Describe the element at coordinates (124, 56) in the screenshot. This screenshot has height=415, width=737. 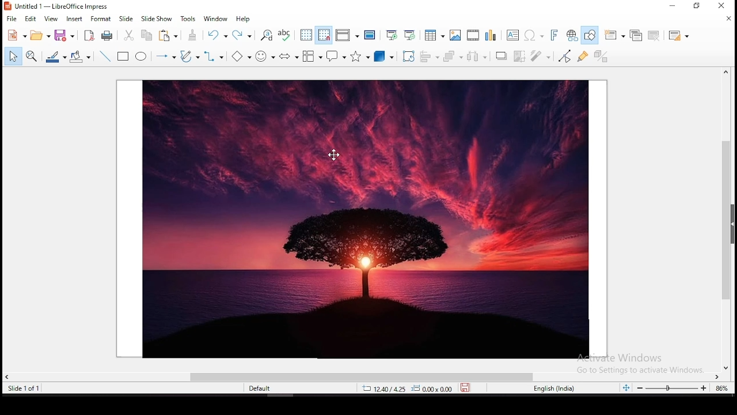
I see `rectangle tool` at that location.